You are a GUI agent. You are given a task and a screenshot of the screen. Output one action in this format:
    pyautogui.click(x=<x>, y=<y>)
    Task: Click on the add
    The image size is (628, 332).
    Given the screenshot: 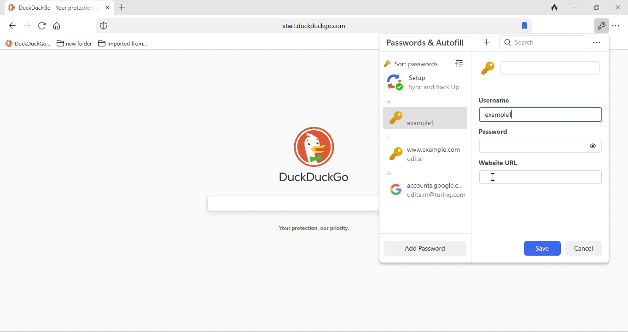 What is the action you would take?
    pyautogui.click(x=488, y=43)
    